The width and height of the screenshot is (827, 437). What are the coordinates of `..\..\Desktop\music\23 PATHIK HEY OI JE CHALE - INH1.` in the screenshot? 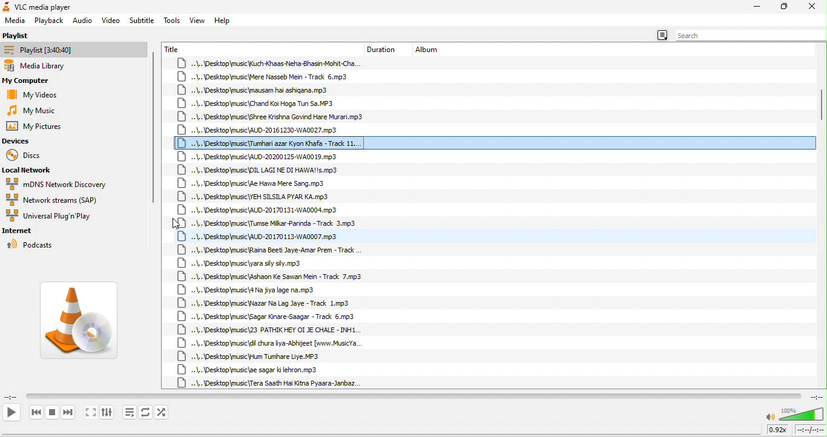 It's located at (269, 330).